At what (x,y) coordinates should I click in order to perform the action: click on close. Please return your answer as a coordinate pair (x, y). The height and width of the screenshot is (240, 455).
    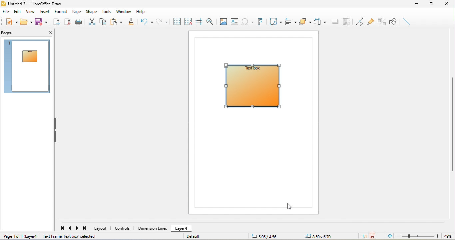
    Looking at the image, I should click on (448, 4).